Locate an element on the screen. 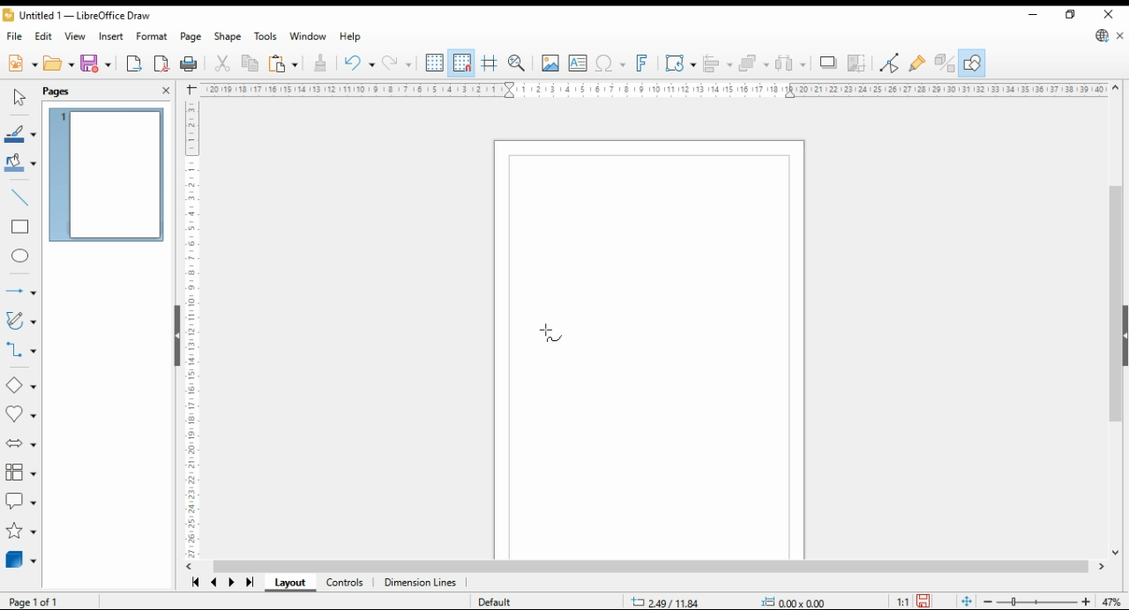 The height and width of the screenshot is (610, 1129). crop image is located at coordinates (857, 63).